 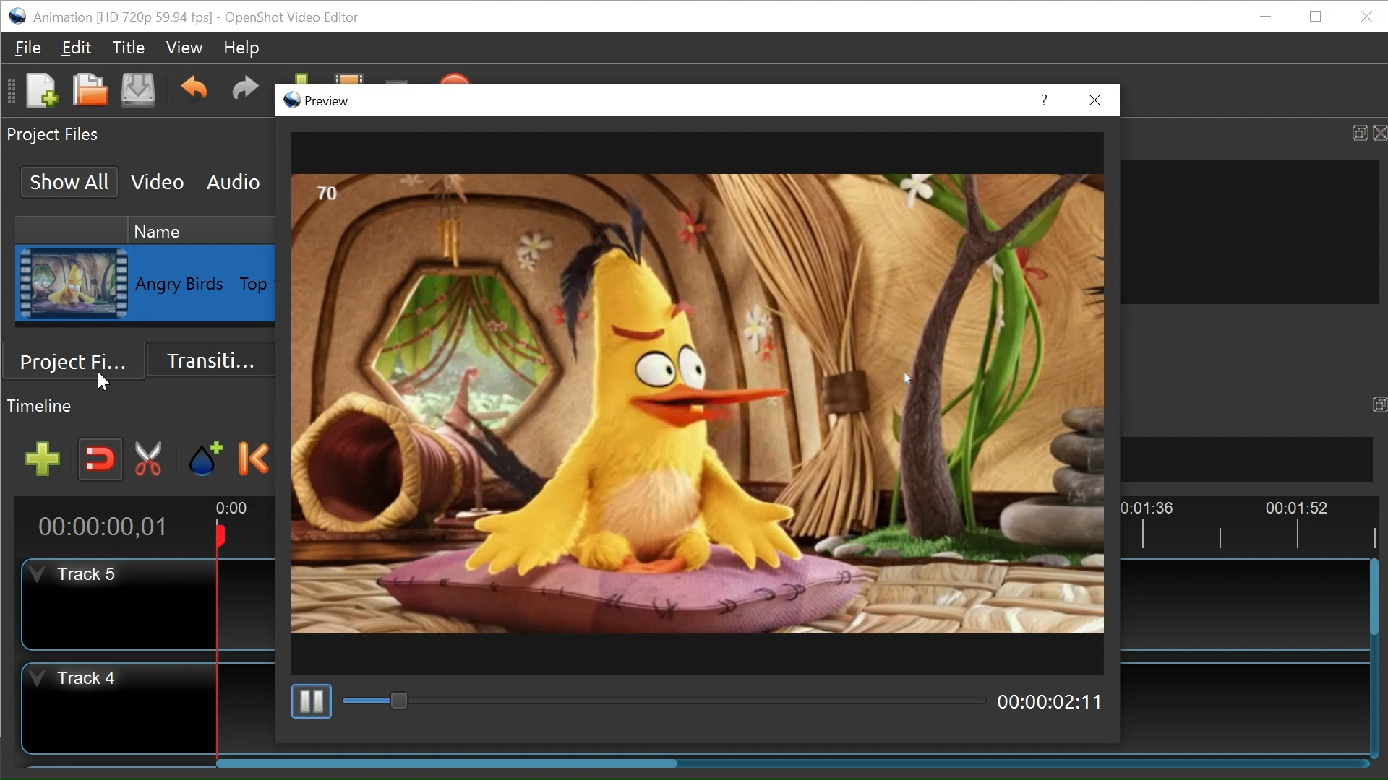 What do you see at coordinates (90, 90) in the screenshot?
I see `Open Project` at bounding box center [90, 90].